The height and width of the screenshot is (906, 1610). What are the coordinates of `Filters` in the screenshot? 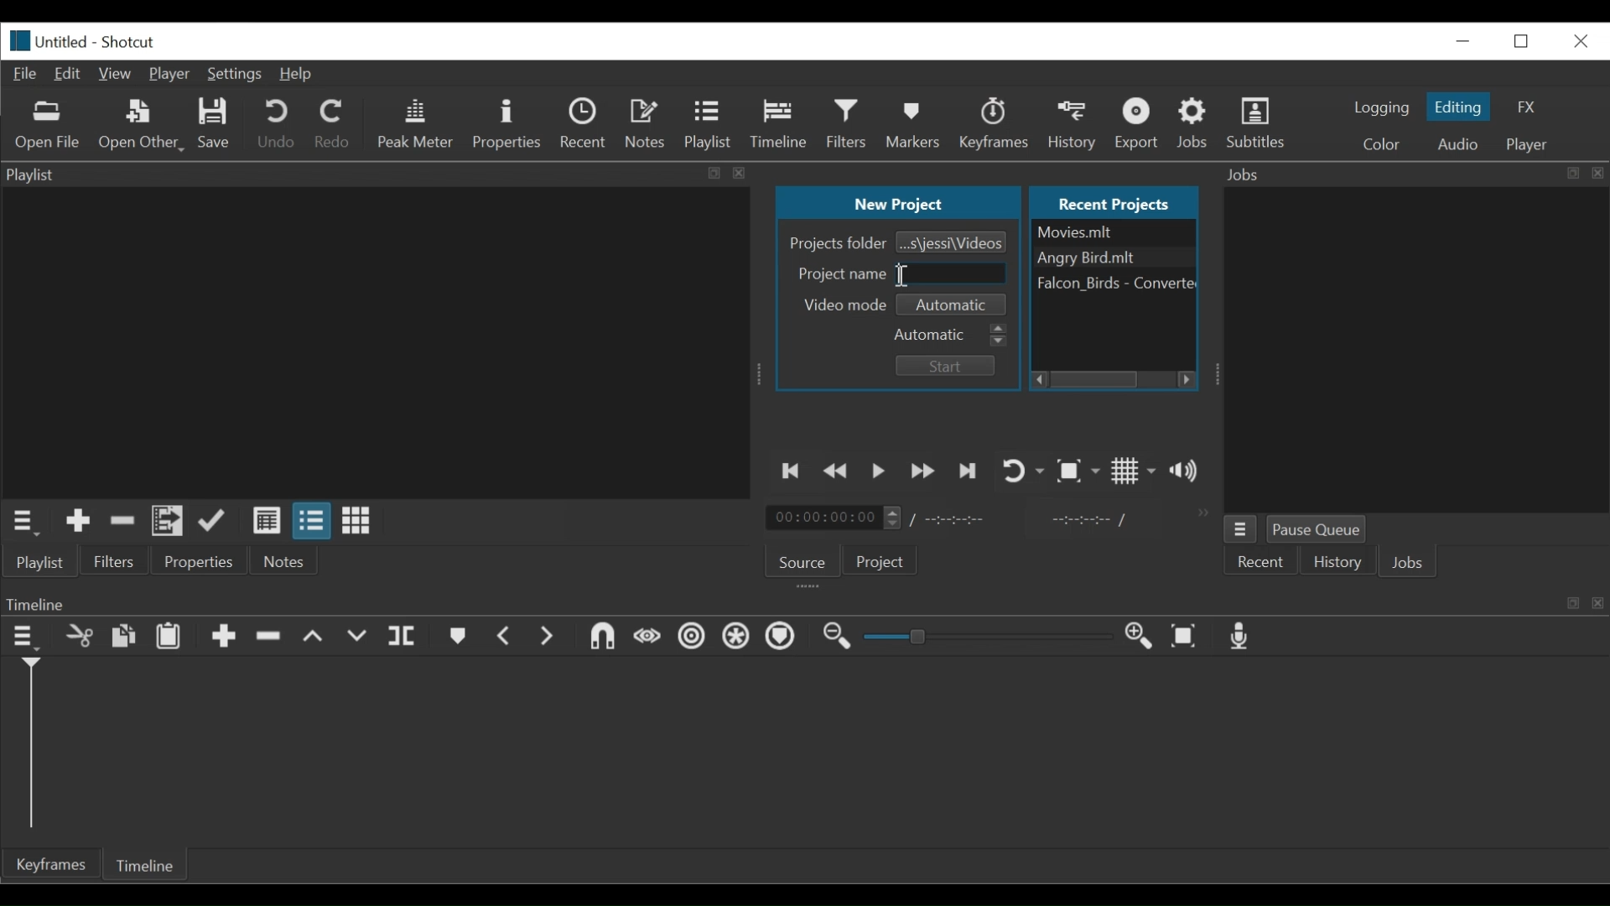 It's located at (115, 561).